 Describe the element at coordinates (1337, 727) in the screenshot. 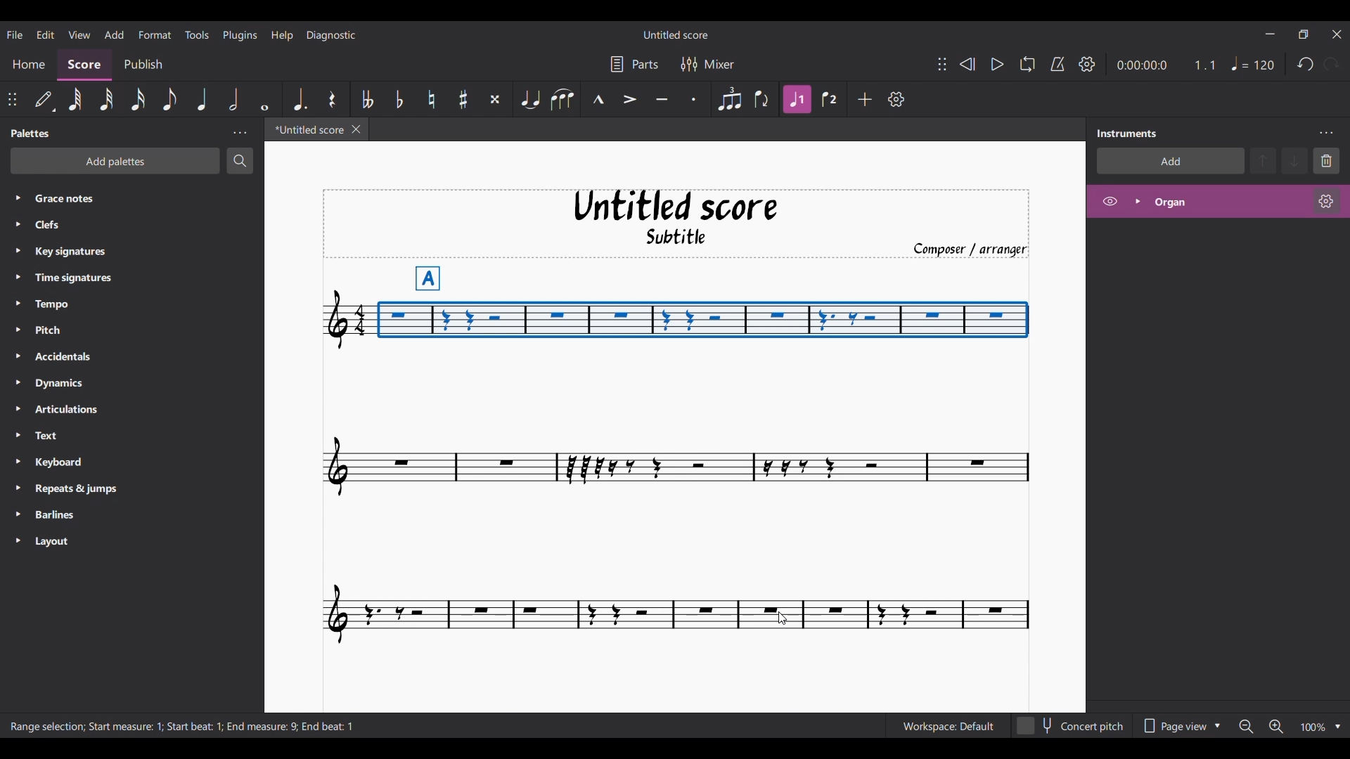

I see `Zoom options` at that location.